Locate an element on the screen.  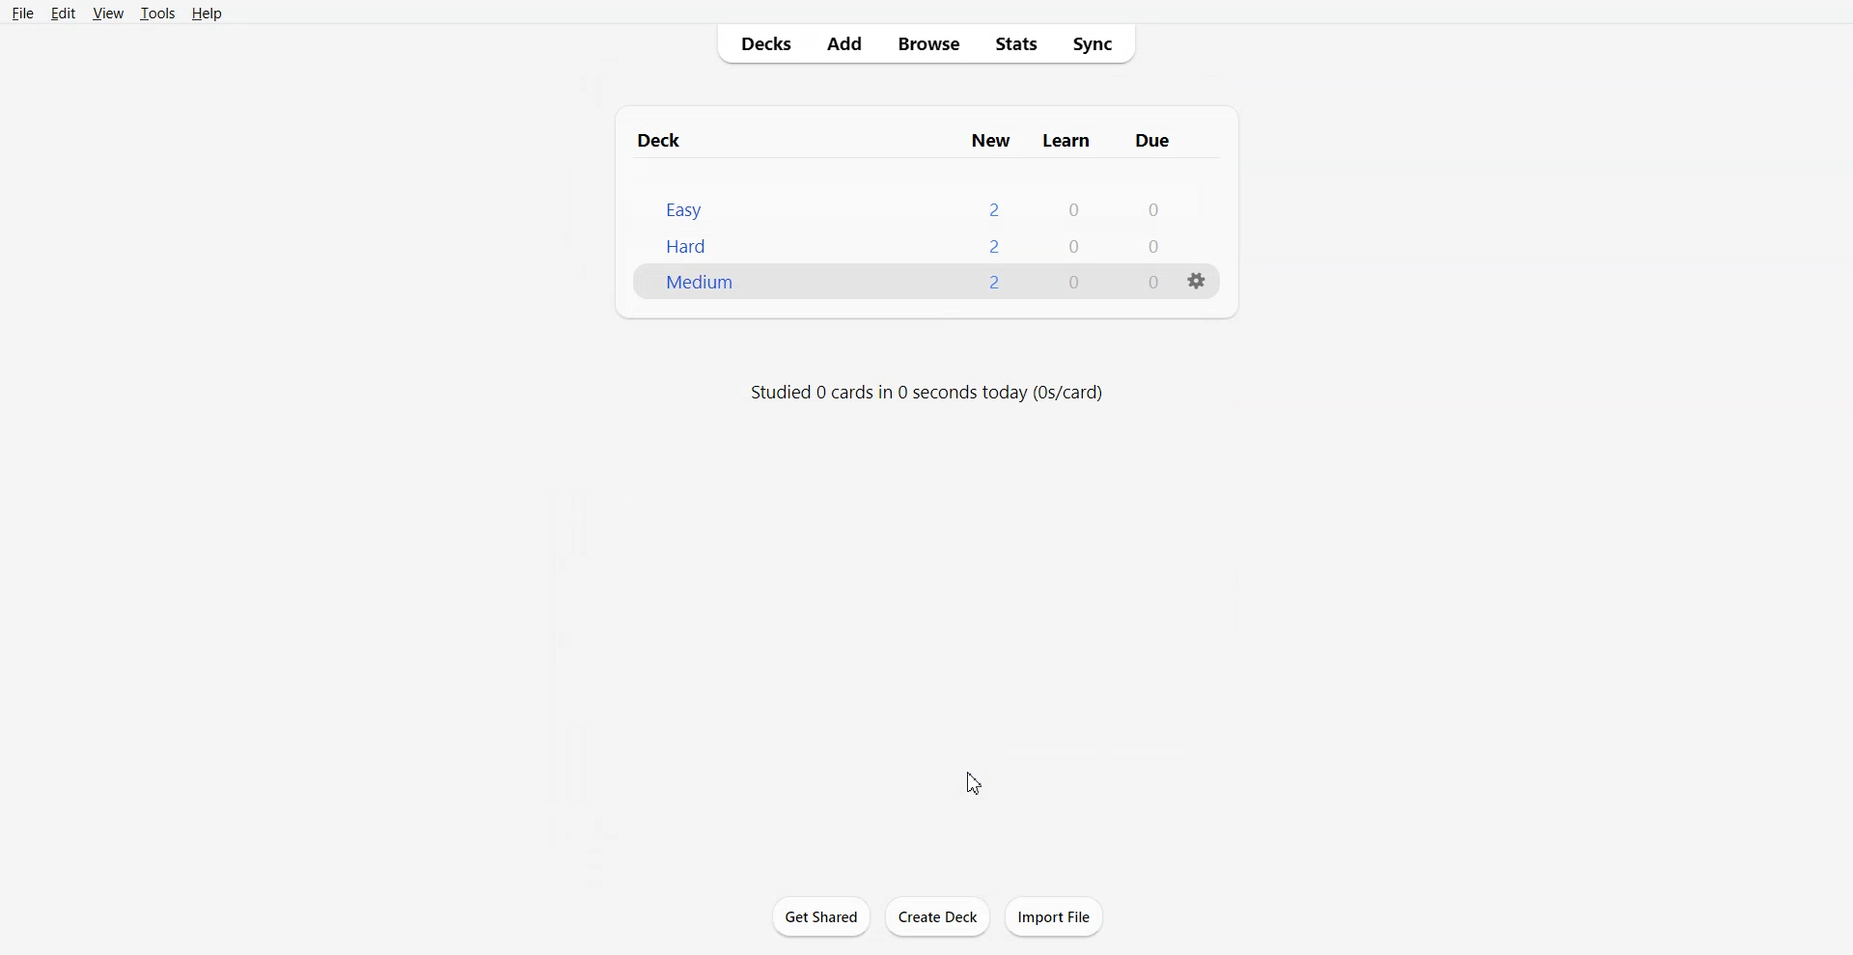
Get Shared is located at coordinates (821, 915).